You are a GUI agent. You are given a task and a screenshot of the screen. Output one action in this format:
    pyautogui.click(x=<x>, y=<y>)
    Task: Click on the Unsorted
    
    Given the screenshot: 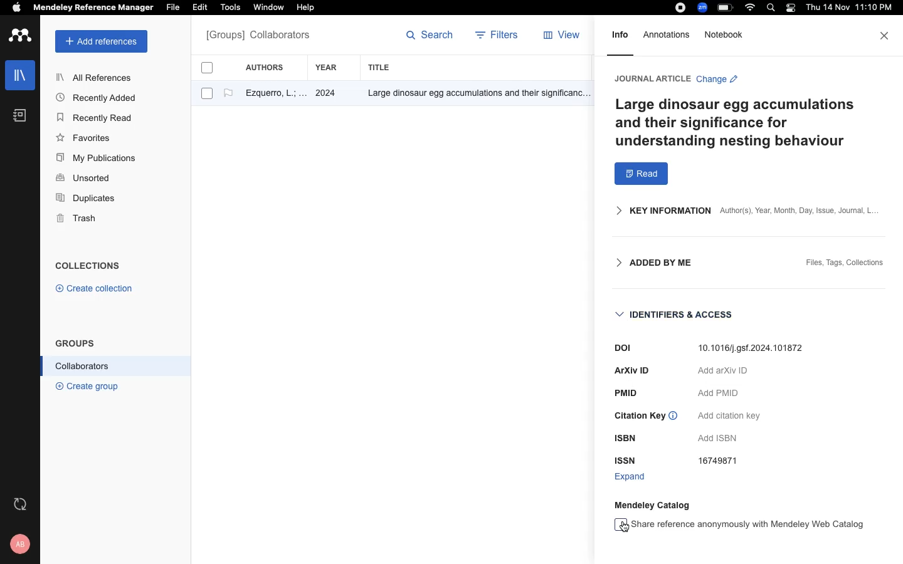 What is the action you would take?
    pyautogui.click(x=85, y=179)
    